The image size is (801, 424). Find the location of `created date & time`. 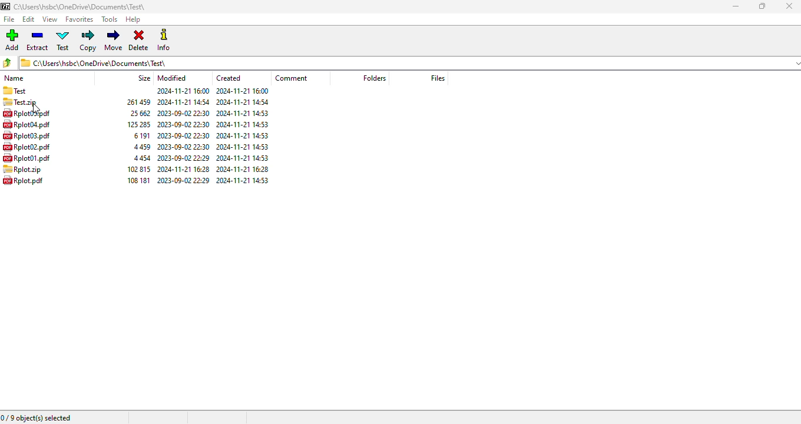

created date & time is located at coordinates (243, 168).